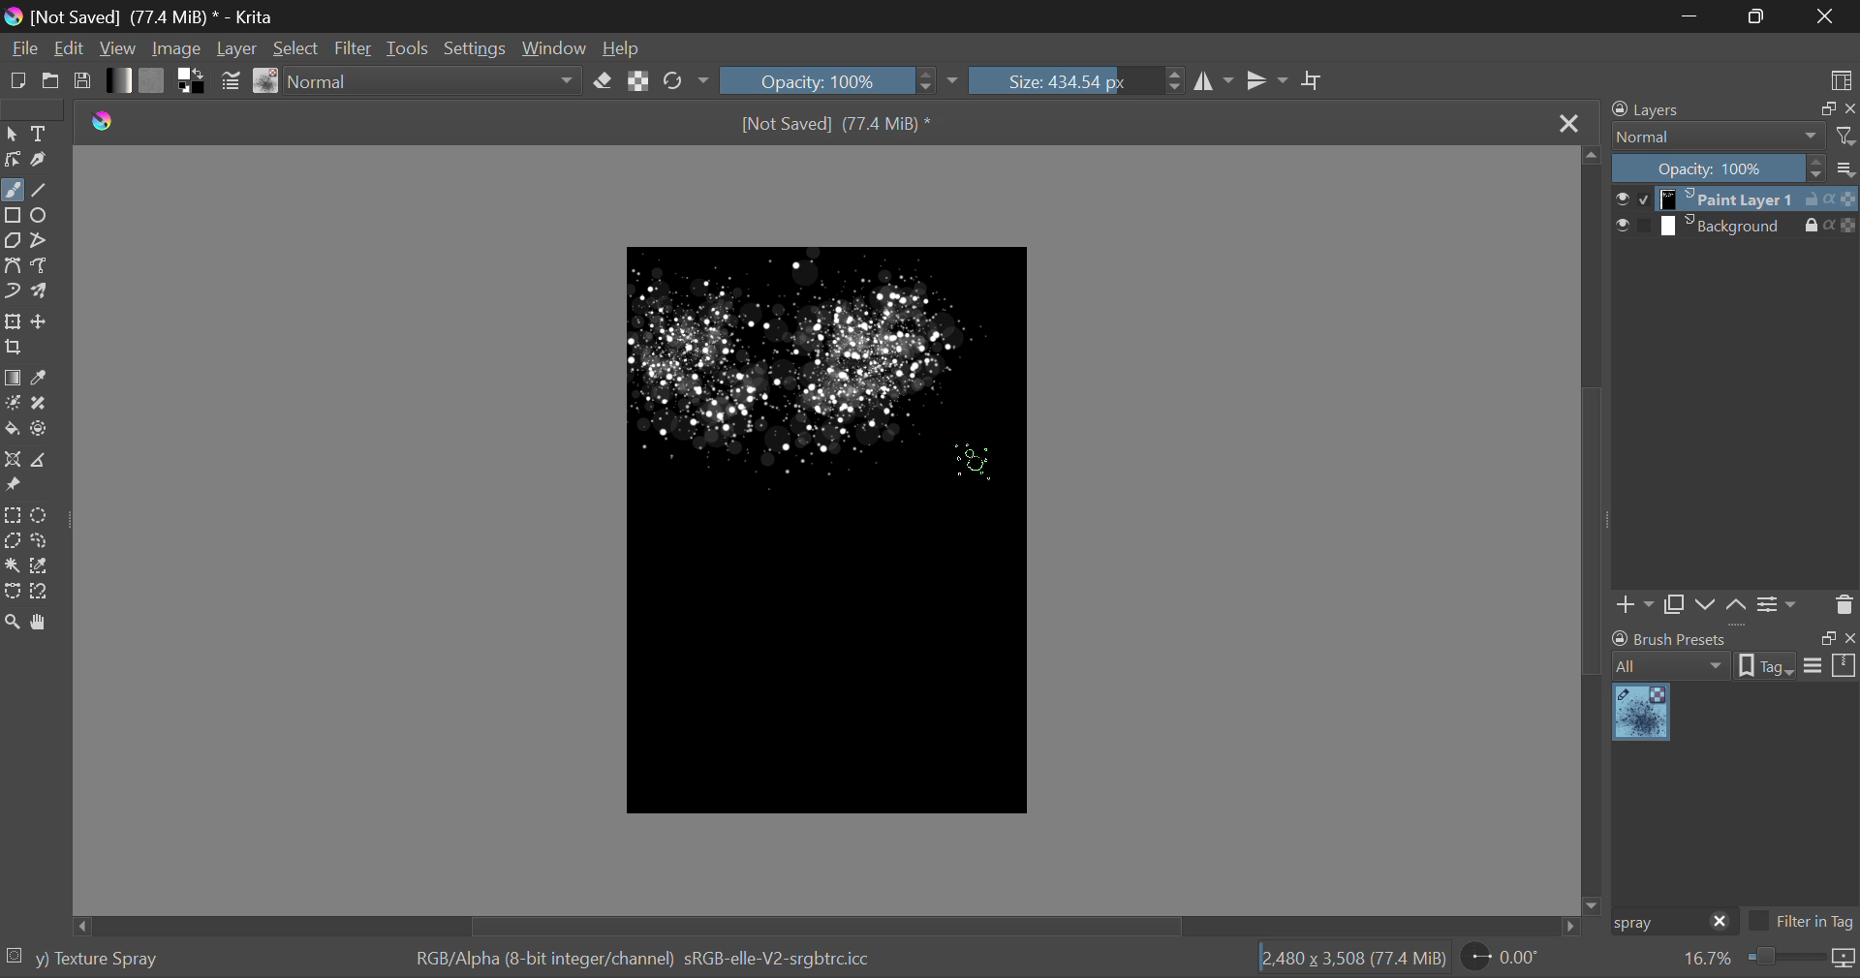  Describe the element at coordinates (296, 47) in the screenshot. I see `Select` at that location.